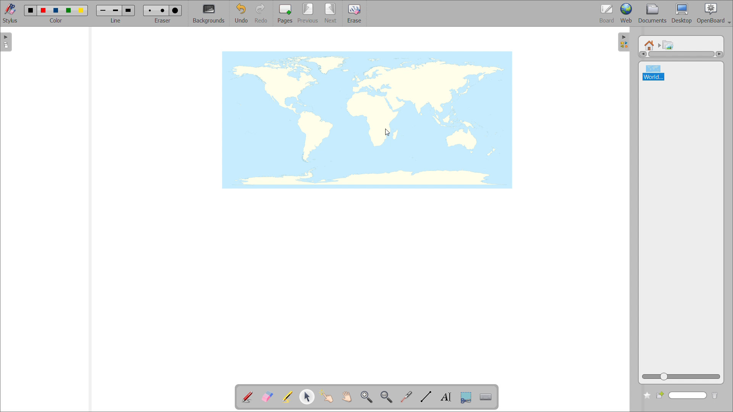  What do you see at coordinates (248, 397) in the screenshot?
I see `add annotation` at bounding box center [248, 397].